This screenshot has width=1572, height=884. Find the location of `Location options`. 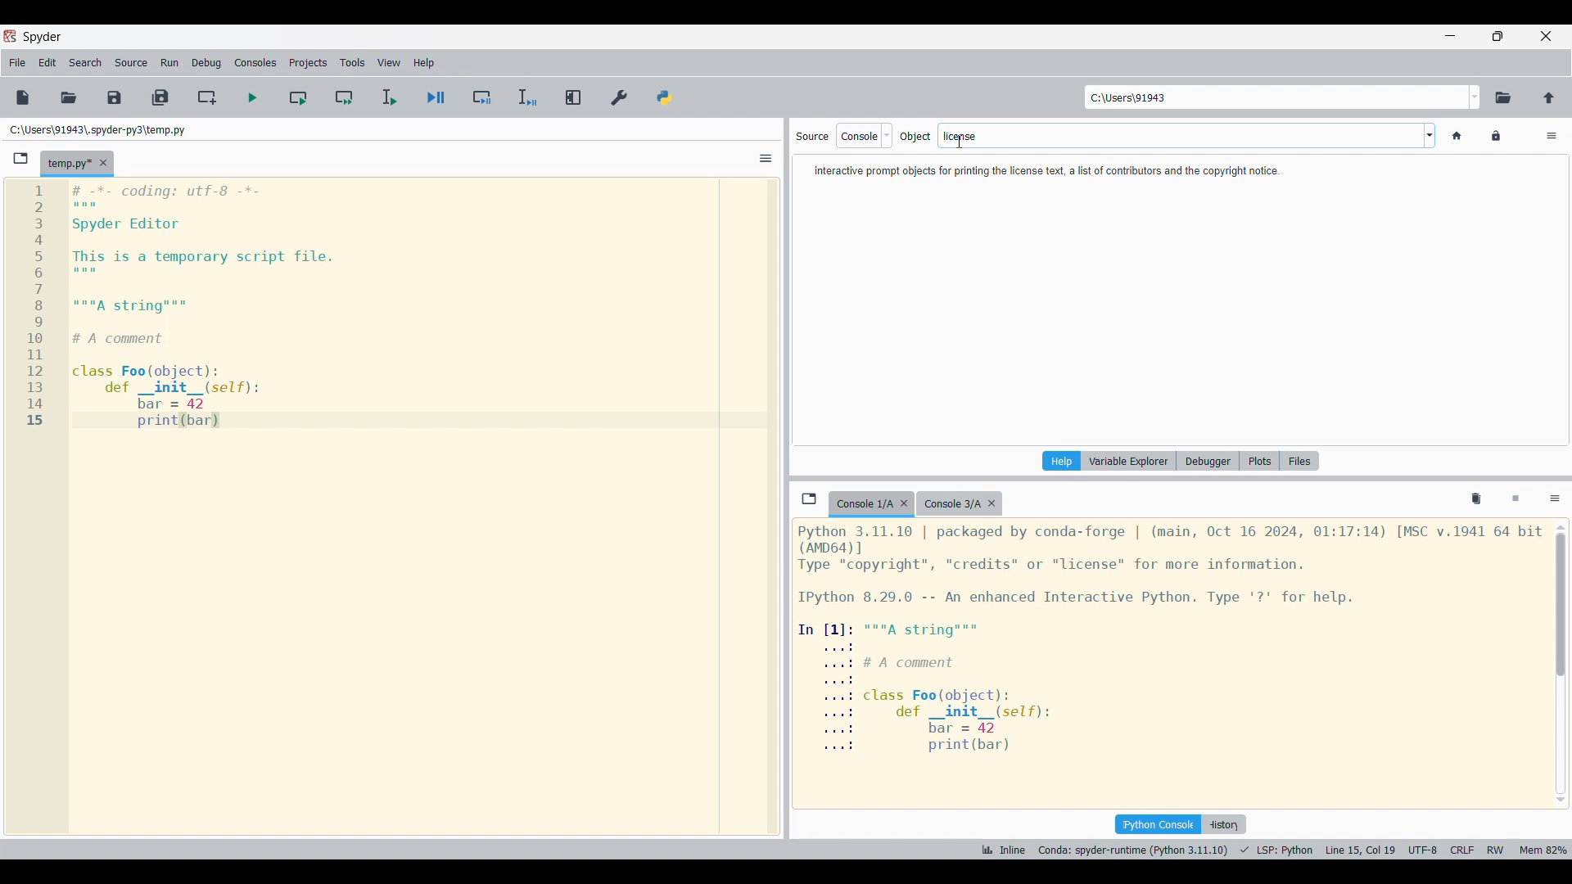

Location options is located at coordinates (1475, 97).